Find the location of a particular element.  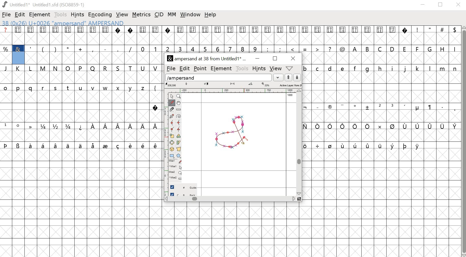

symbol is located at coordinates (306, 145).